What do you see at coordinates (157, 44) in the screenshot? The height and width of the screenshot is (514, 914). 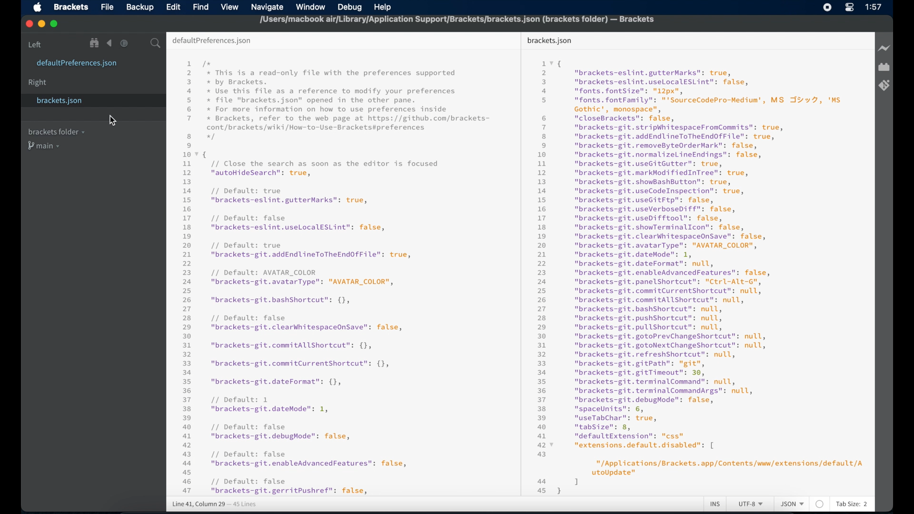 I see `search icon` at bounding box center [157, 44].